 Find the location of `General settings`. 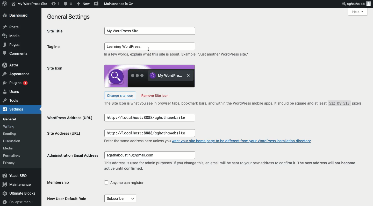

General settings is located at coordinates (70, 17).